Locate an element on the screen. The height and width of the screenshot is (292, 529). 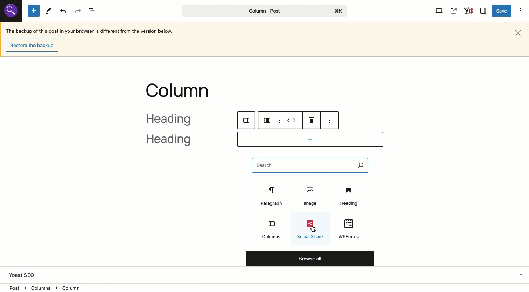
Sidebar is located at coordinates (483, 10).